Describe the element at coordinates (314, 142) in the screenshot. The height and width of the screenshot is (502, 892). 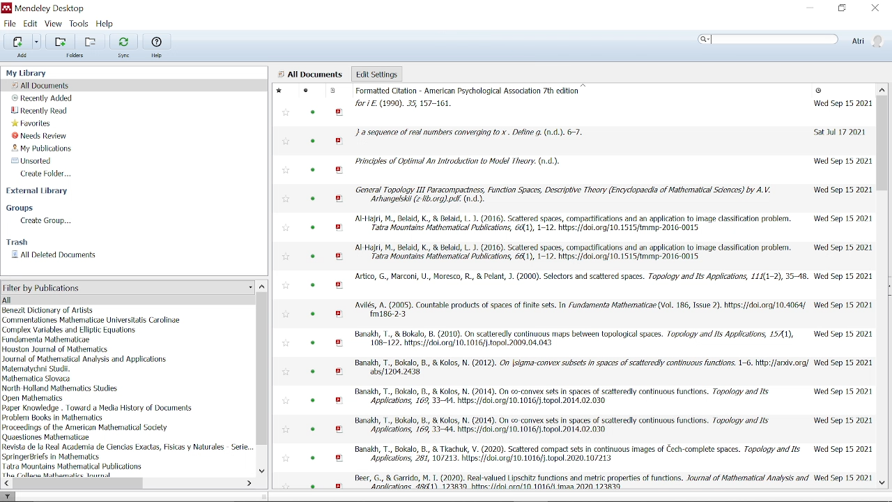
I see `read status` at that location.